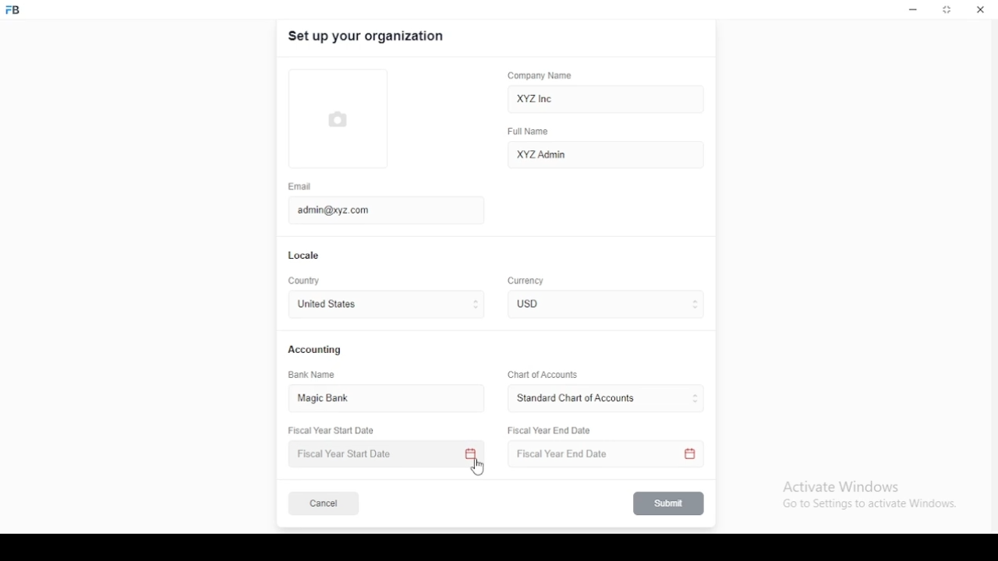 The height and width of the screenshot is (561, 998). Describe the element at coordinates (378, 209) in the screenshot. I see `admin@xyz.com` at that location.